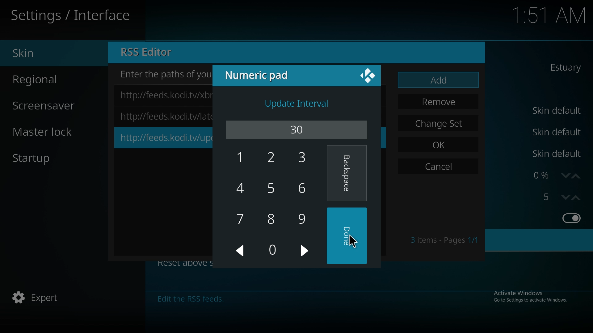  Describe the element at coordinates (252, 299) in the screenshot. I see `Edit the RSS feeds` at that location.